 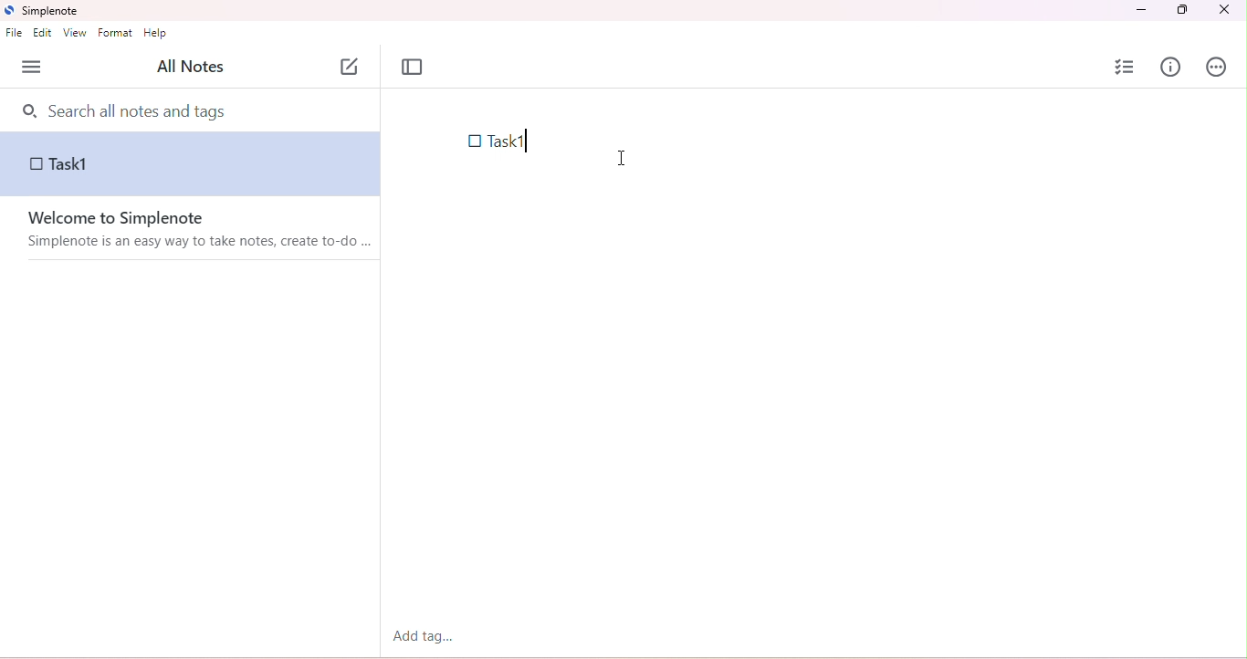 I want to click on insert checklist, so click(x=1126, y=67).